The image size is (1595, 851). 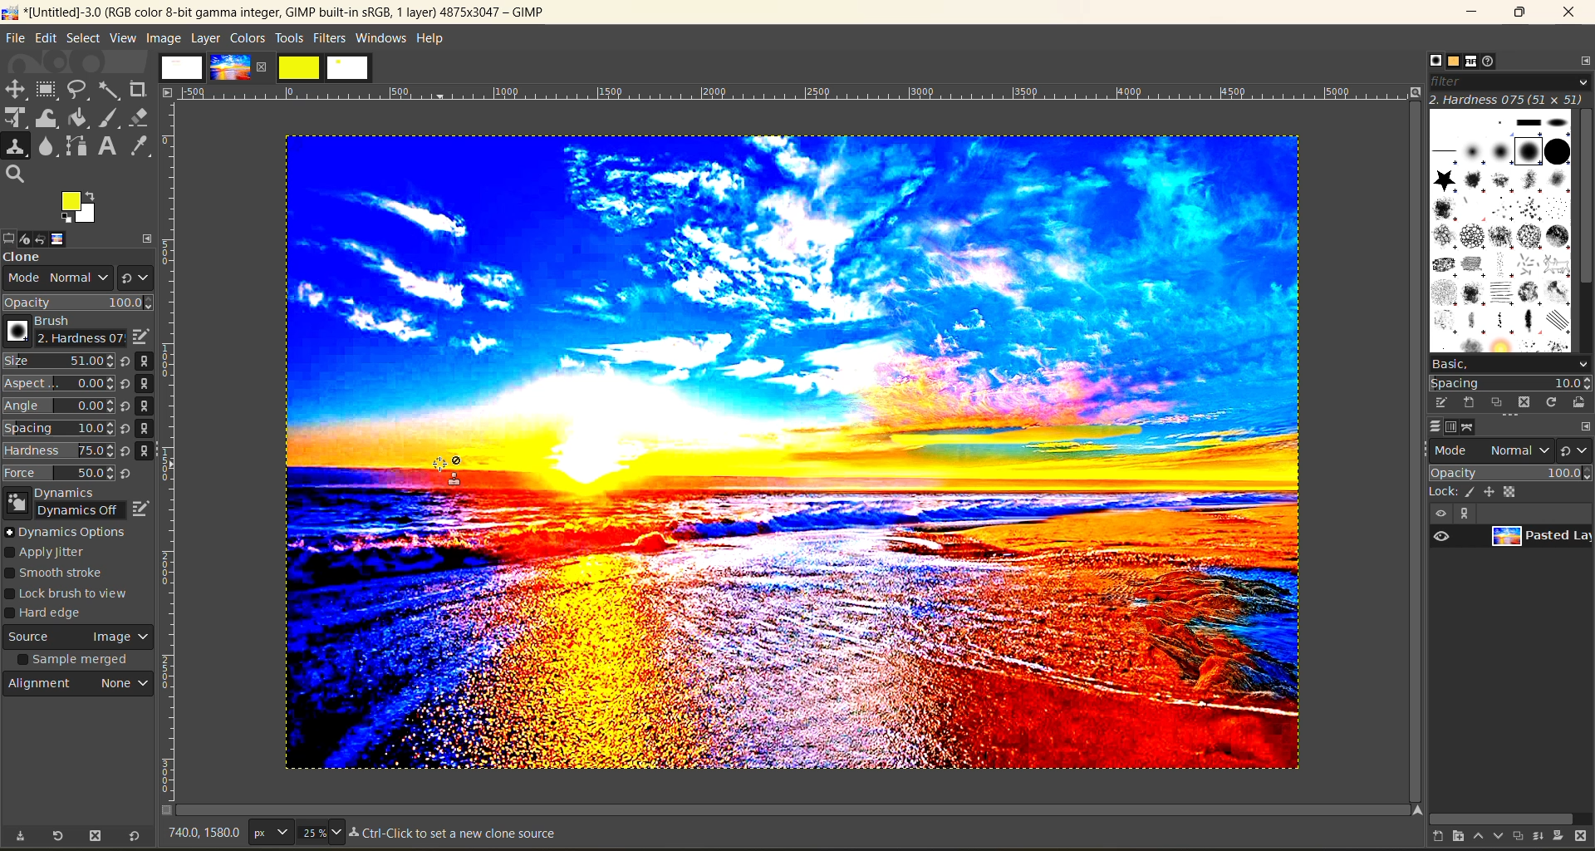 I want to click on reset to default values, so click(x=133, y=837).